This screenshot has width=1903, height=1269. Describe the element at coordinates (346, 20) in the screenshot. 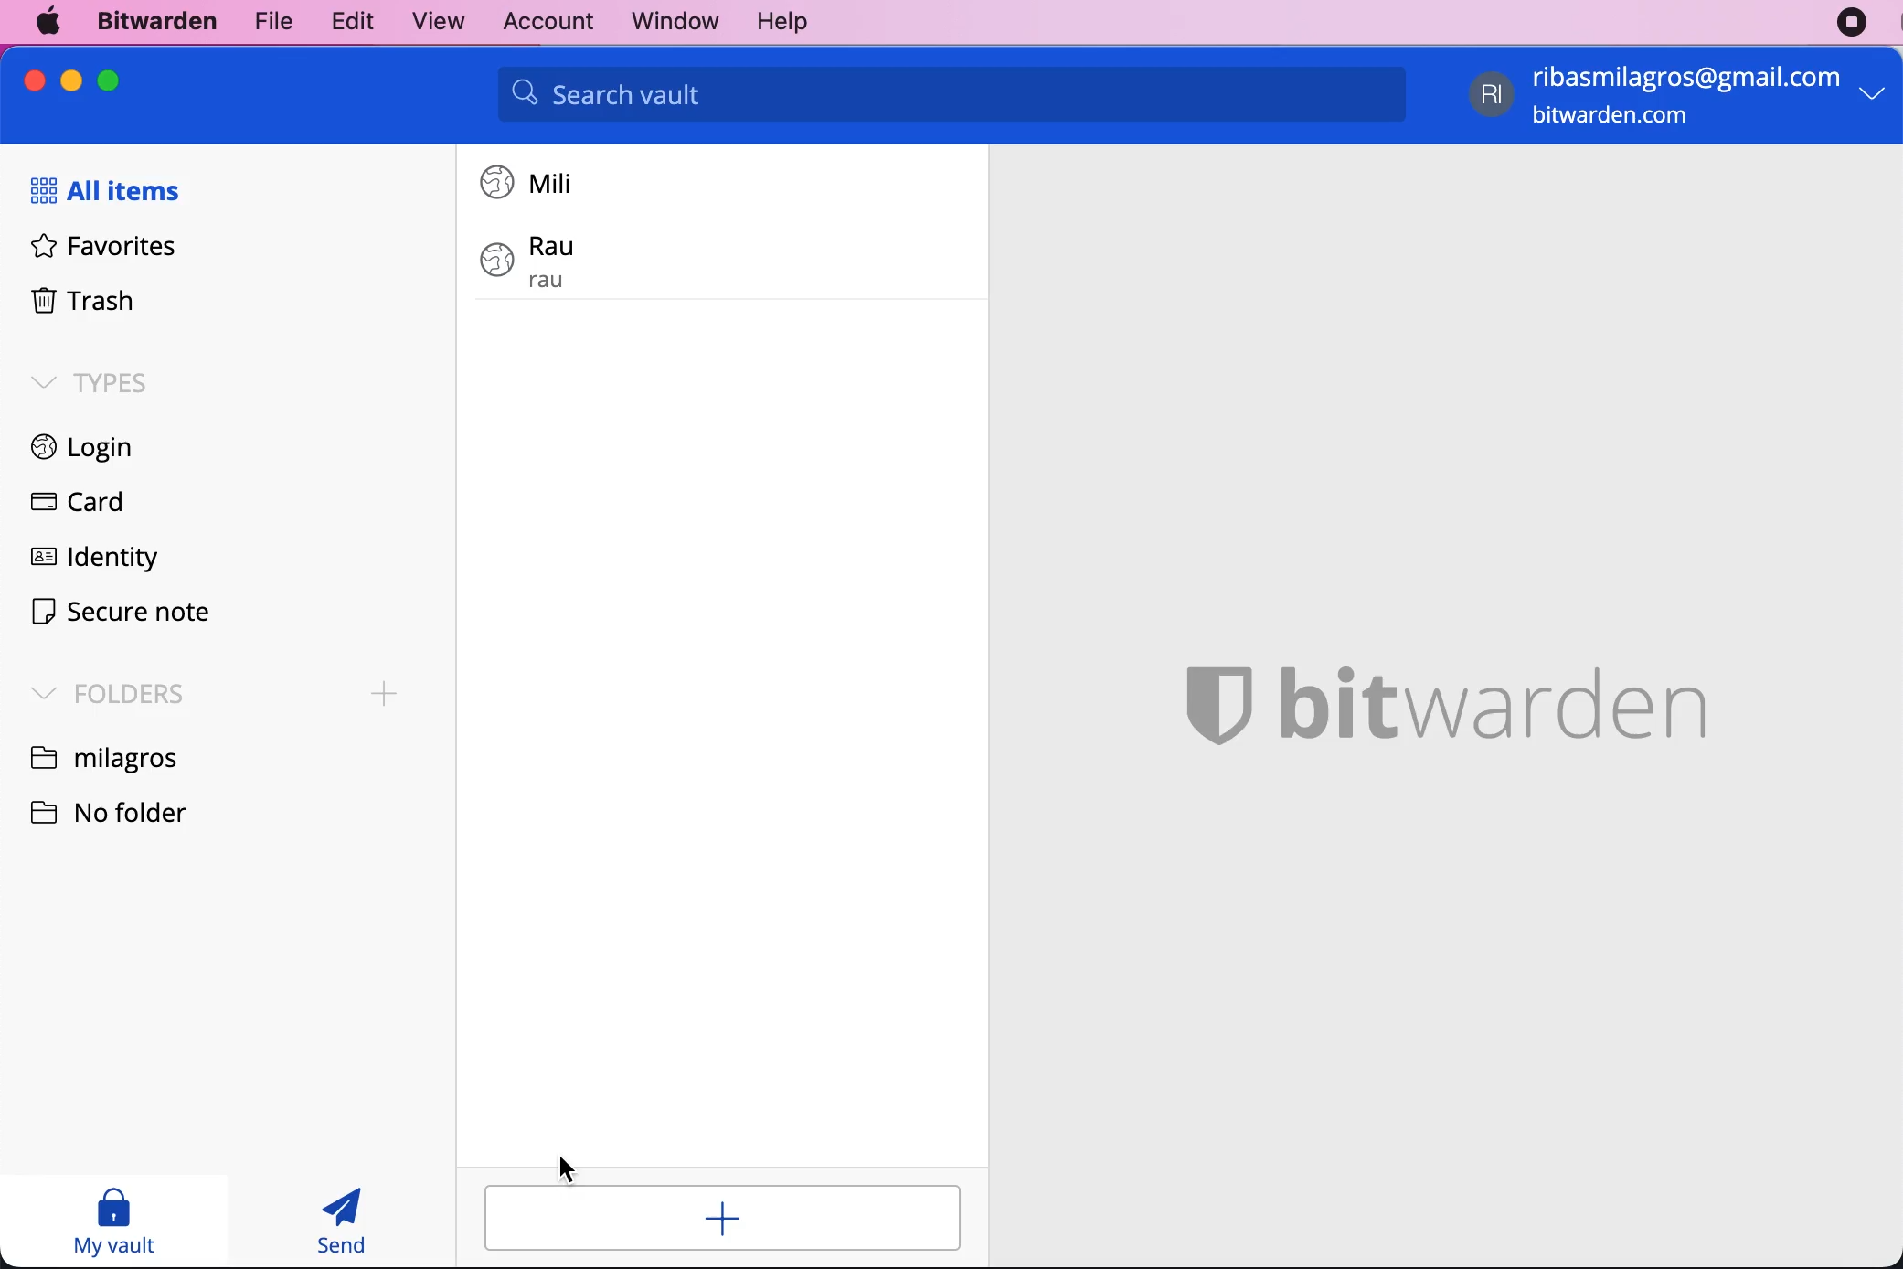

I see `edit` at that location.